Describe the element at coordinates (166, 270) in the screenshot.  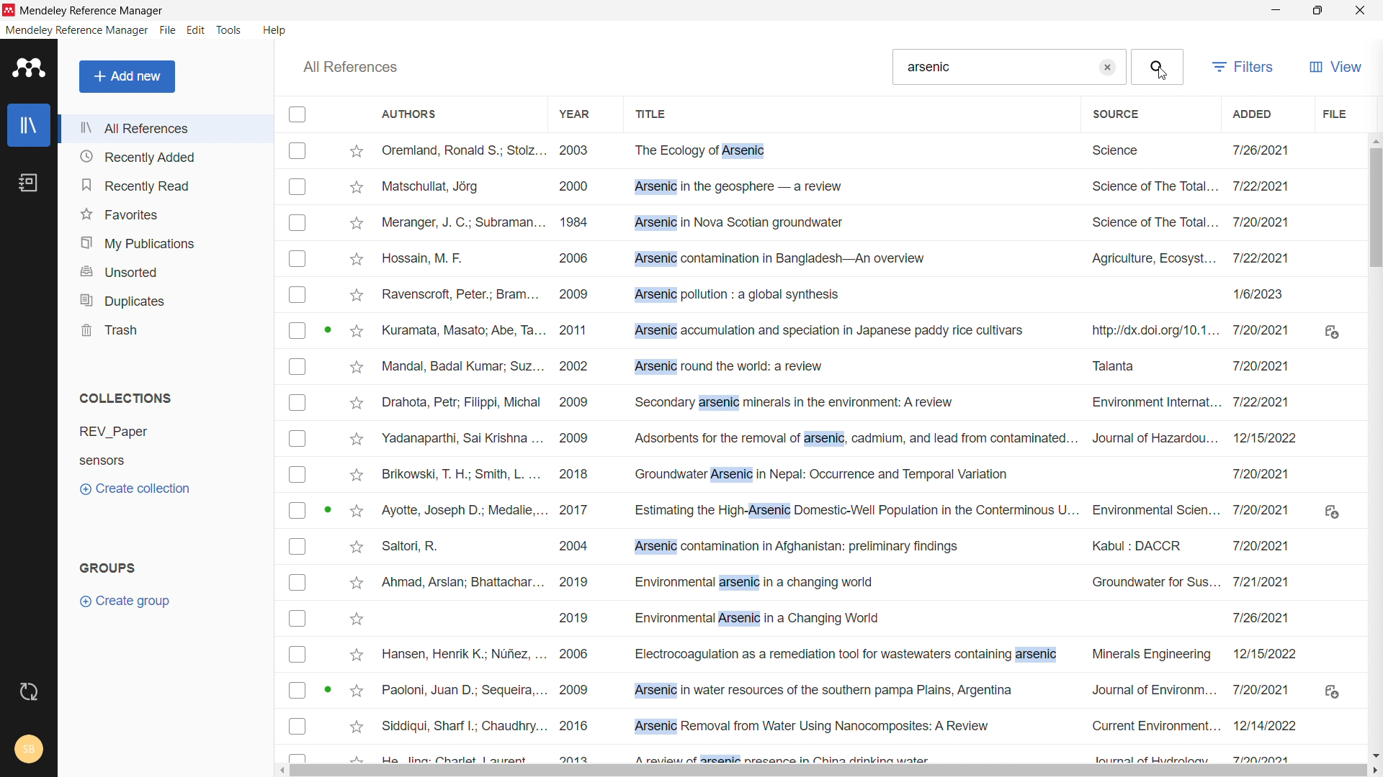
I see `unsorted` at that location.